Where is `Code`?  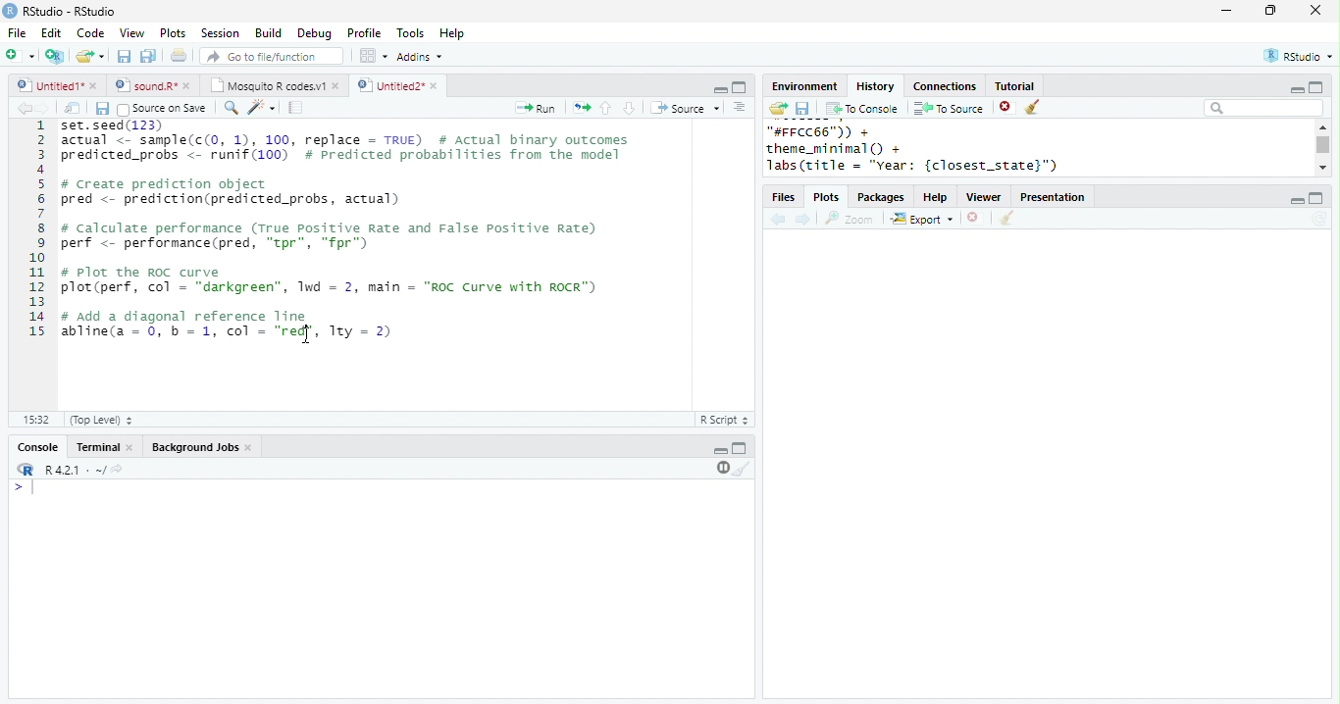 Code is located at coordinates (90, 32).